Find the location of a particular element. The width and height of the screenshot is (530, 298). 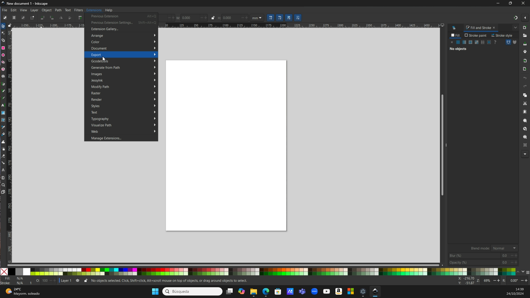

File is located at coordinates (5, 10).